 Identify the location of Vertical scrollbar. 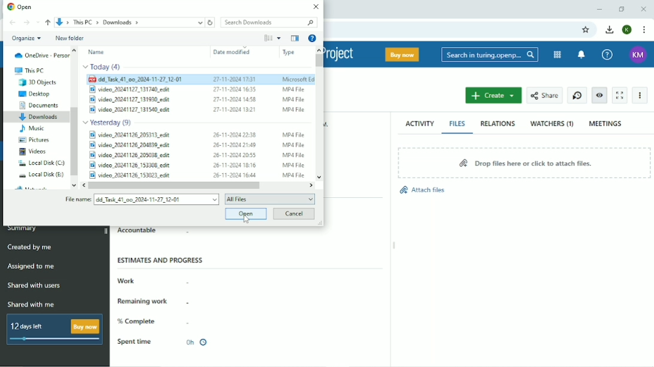
(319, 60).